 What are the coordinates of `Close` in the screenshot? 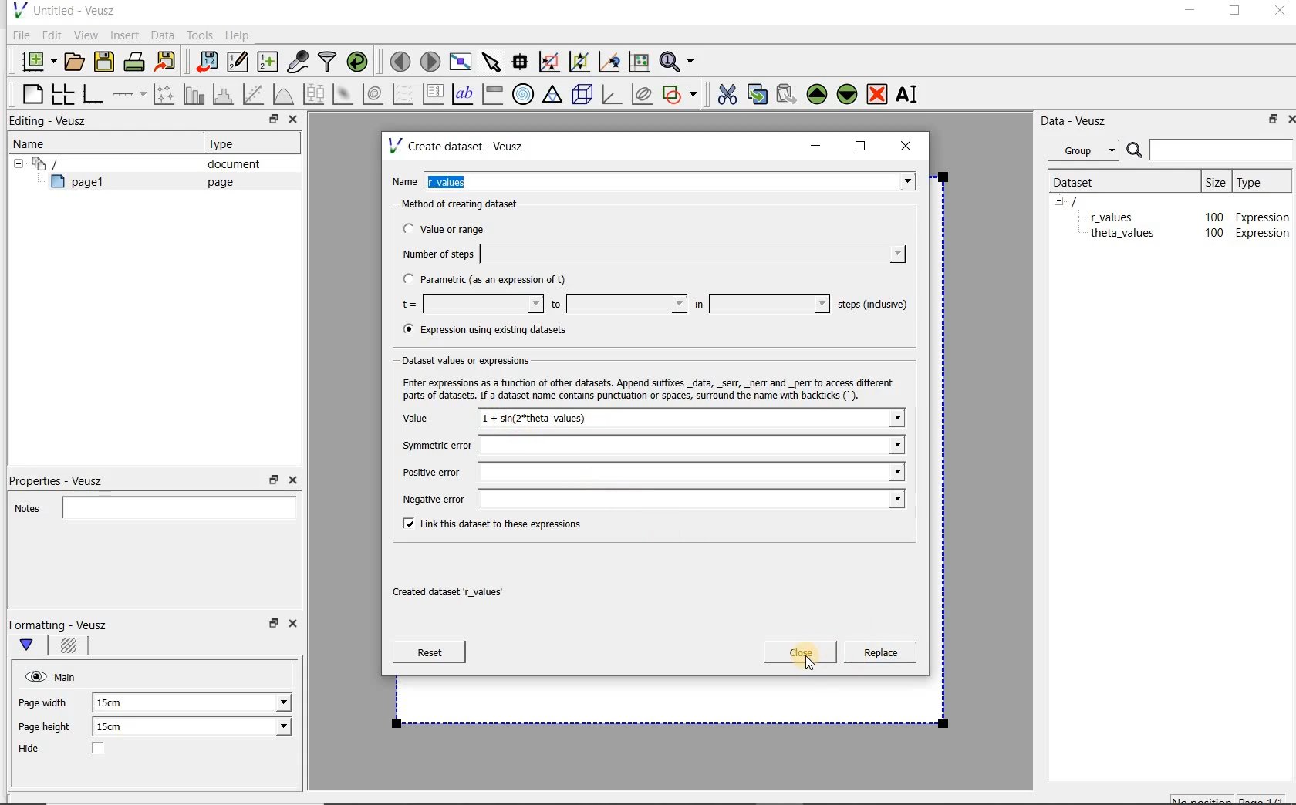 It's located at (801, 652).